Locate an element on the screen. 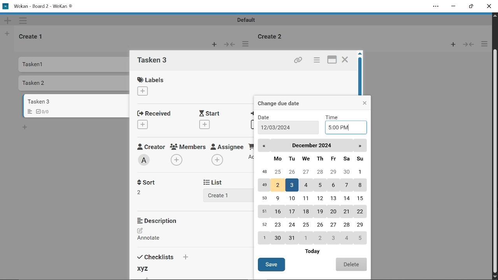 This screenshot has height=280, width=498. Add start date is located at coordinates (204, 124).